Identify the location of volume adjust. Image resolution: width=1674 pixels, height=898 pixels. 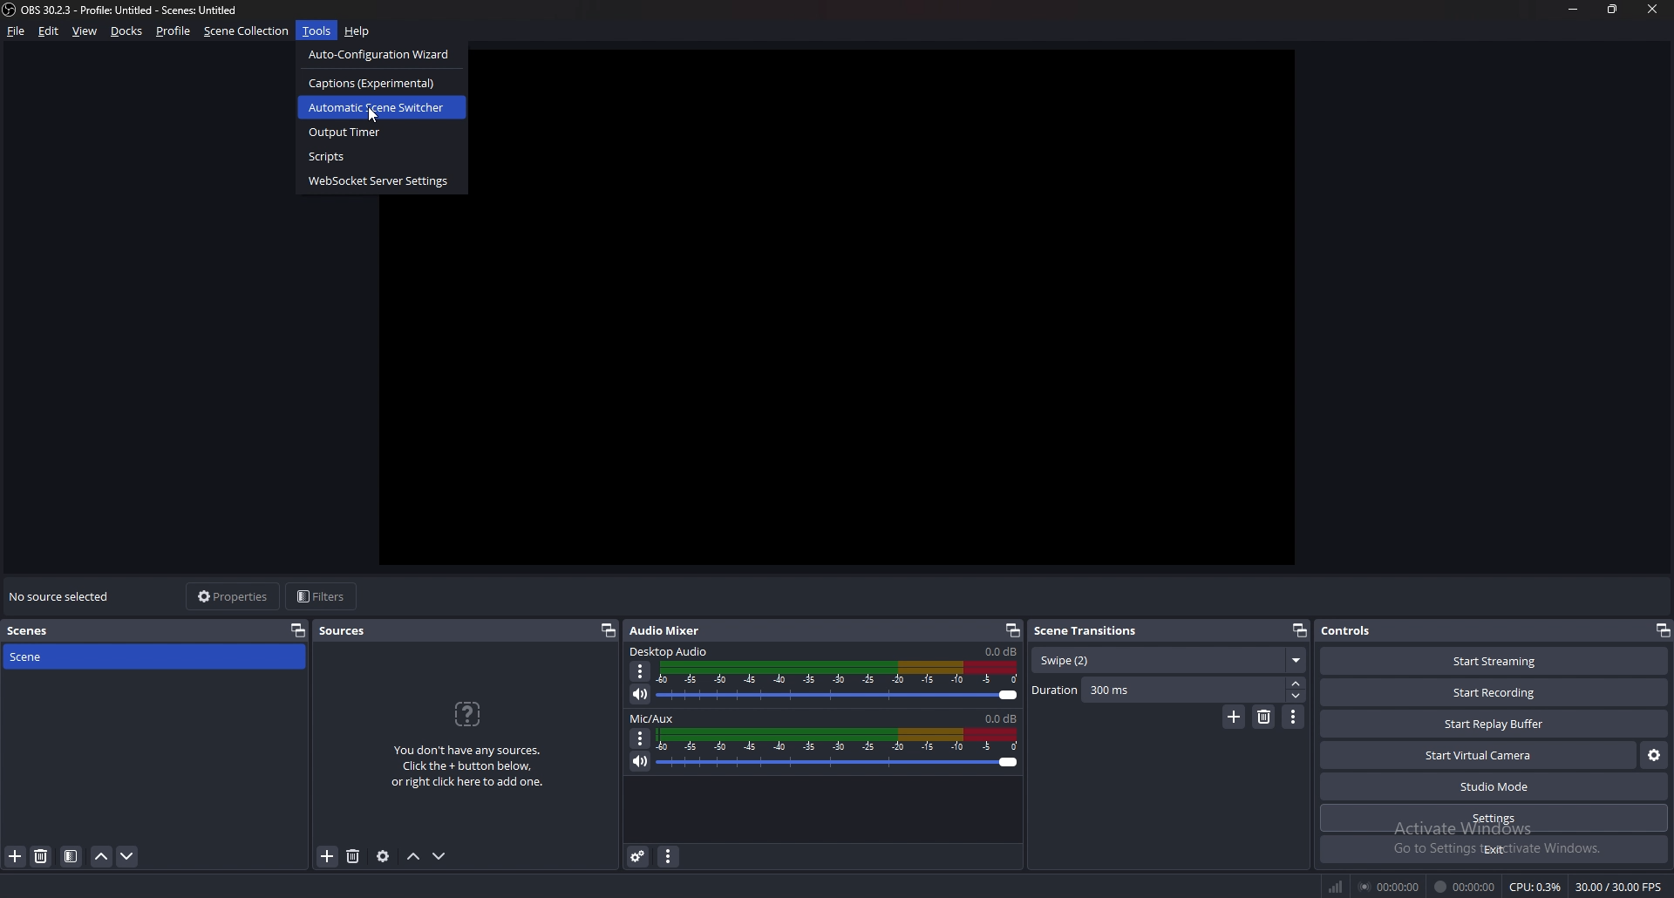
(837, 751).